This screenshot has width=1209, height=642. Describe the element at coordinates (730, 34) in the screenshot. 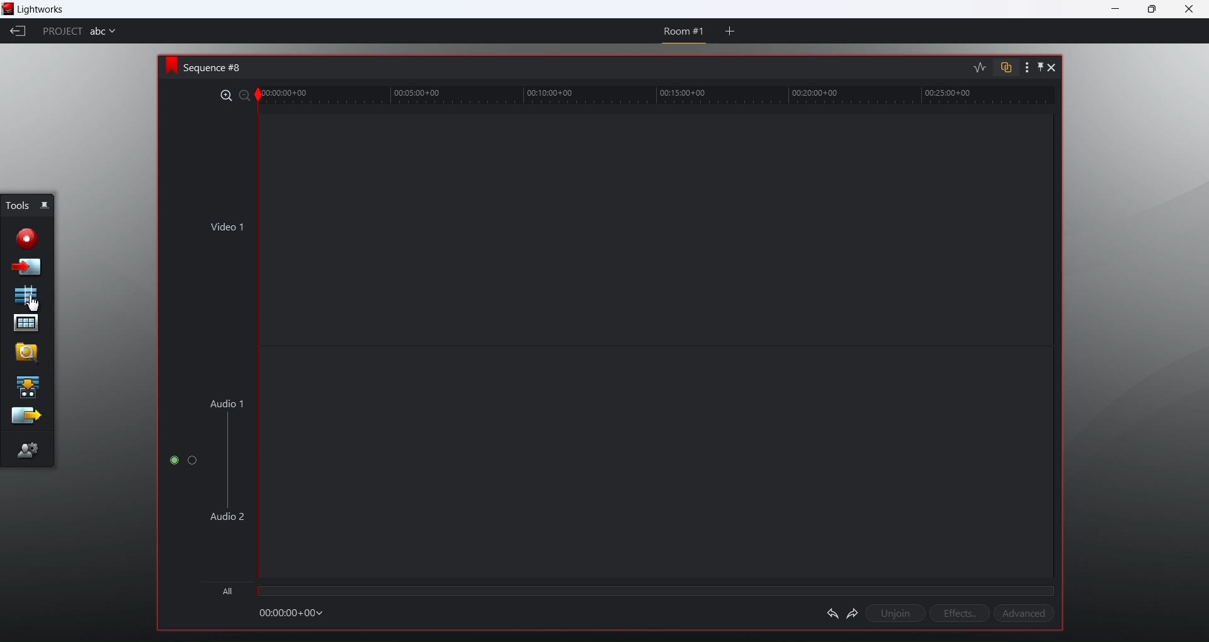

I see `add room` at that location.